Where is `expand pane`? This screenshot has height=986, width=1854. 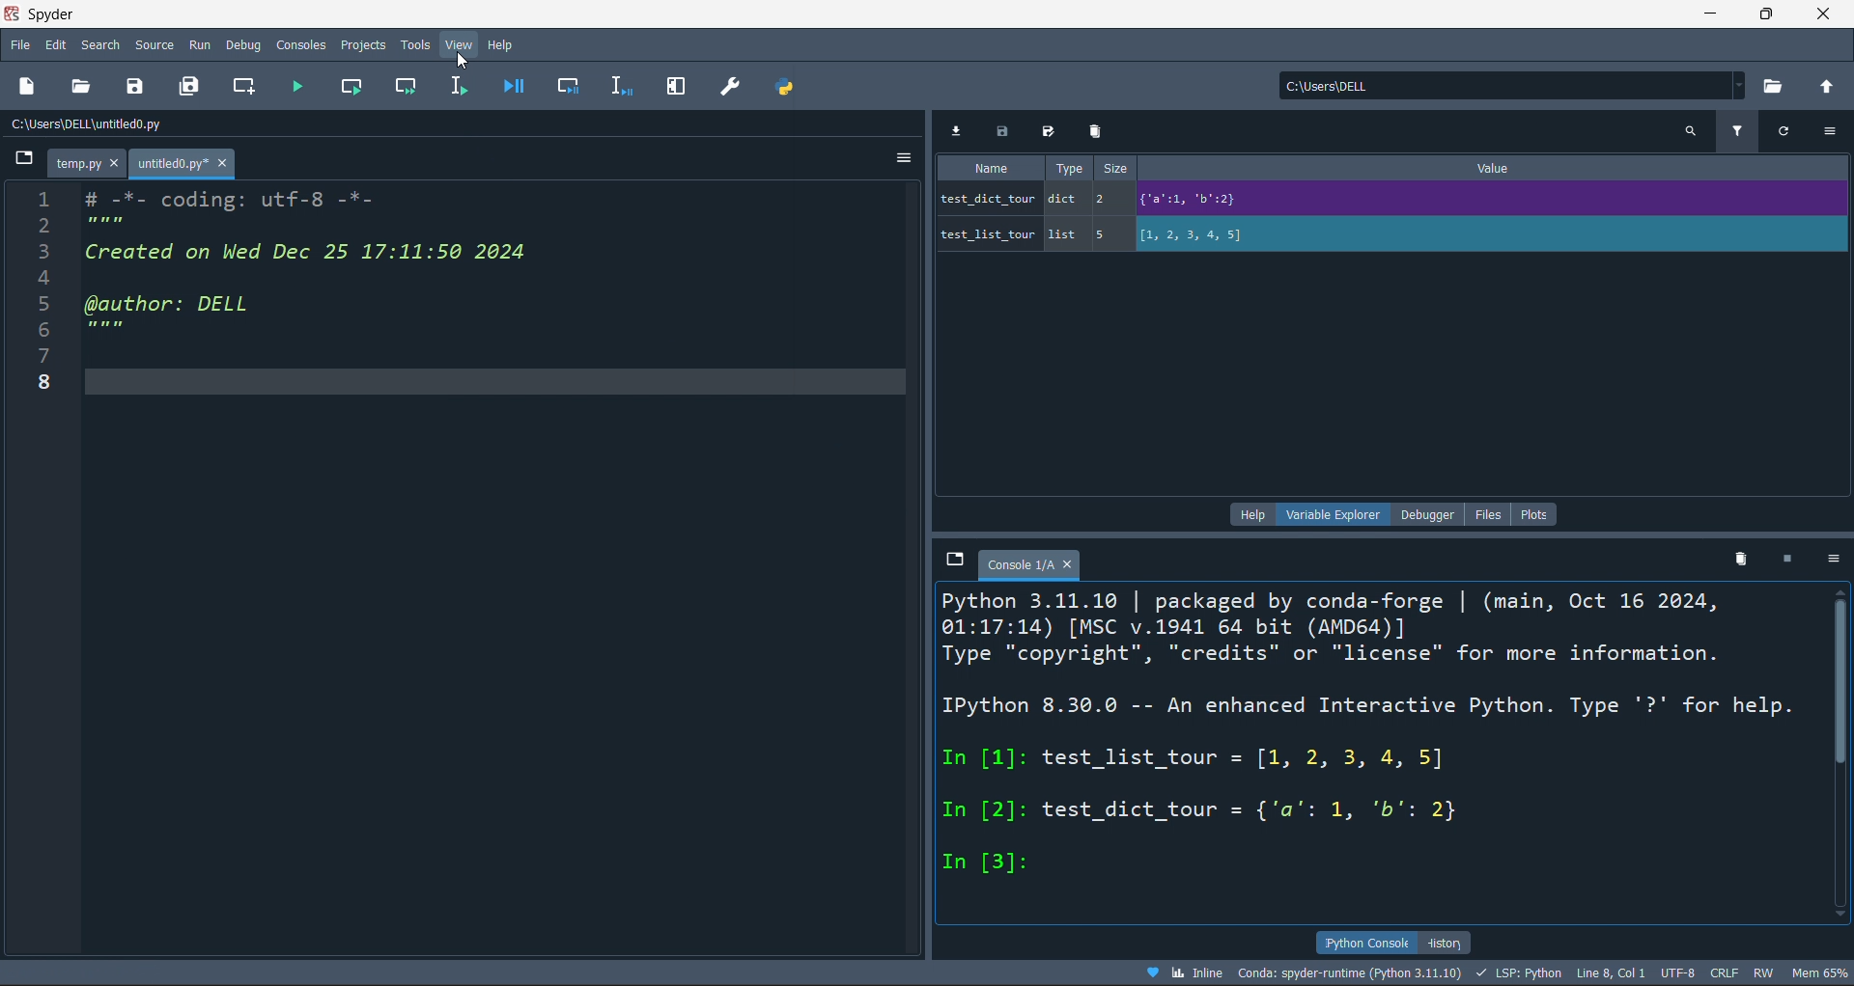 expand pane is located at coordinates (677, 87).